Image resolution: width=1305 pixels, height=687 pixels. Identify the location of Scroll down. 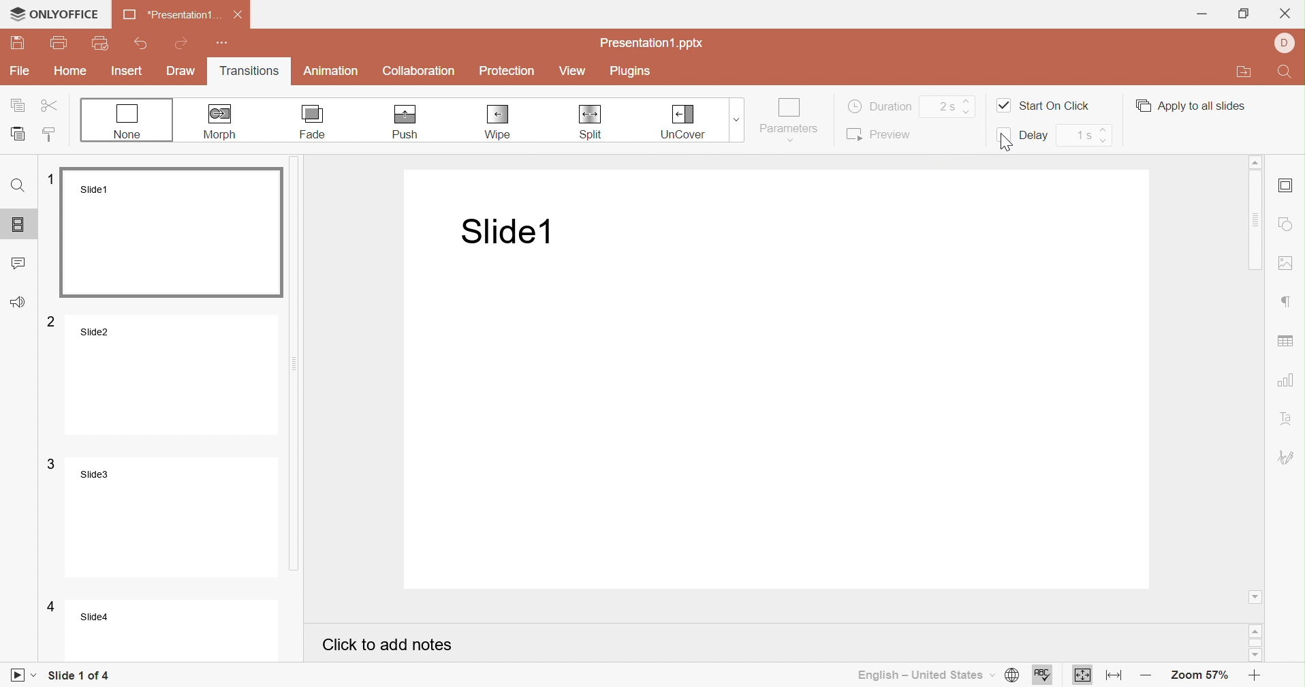
(1259, 658).